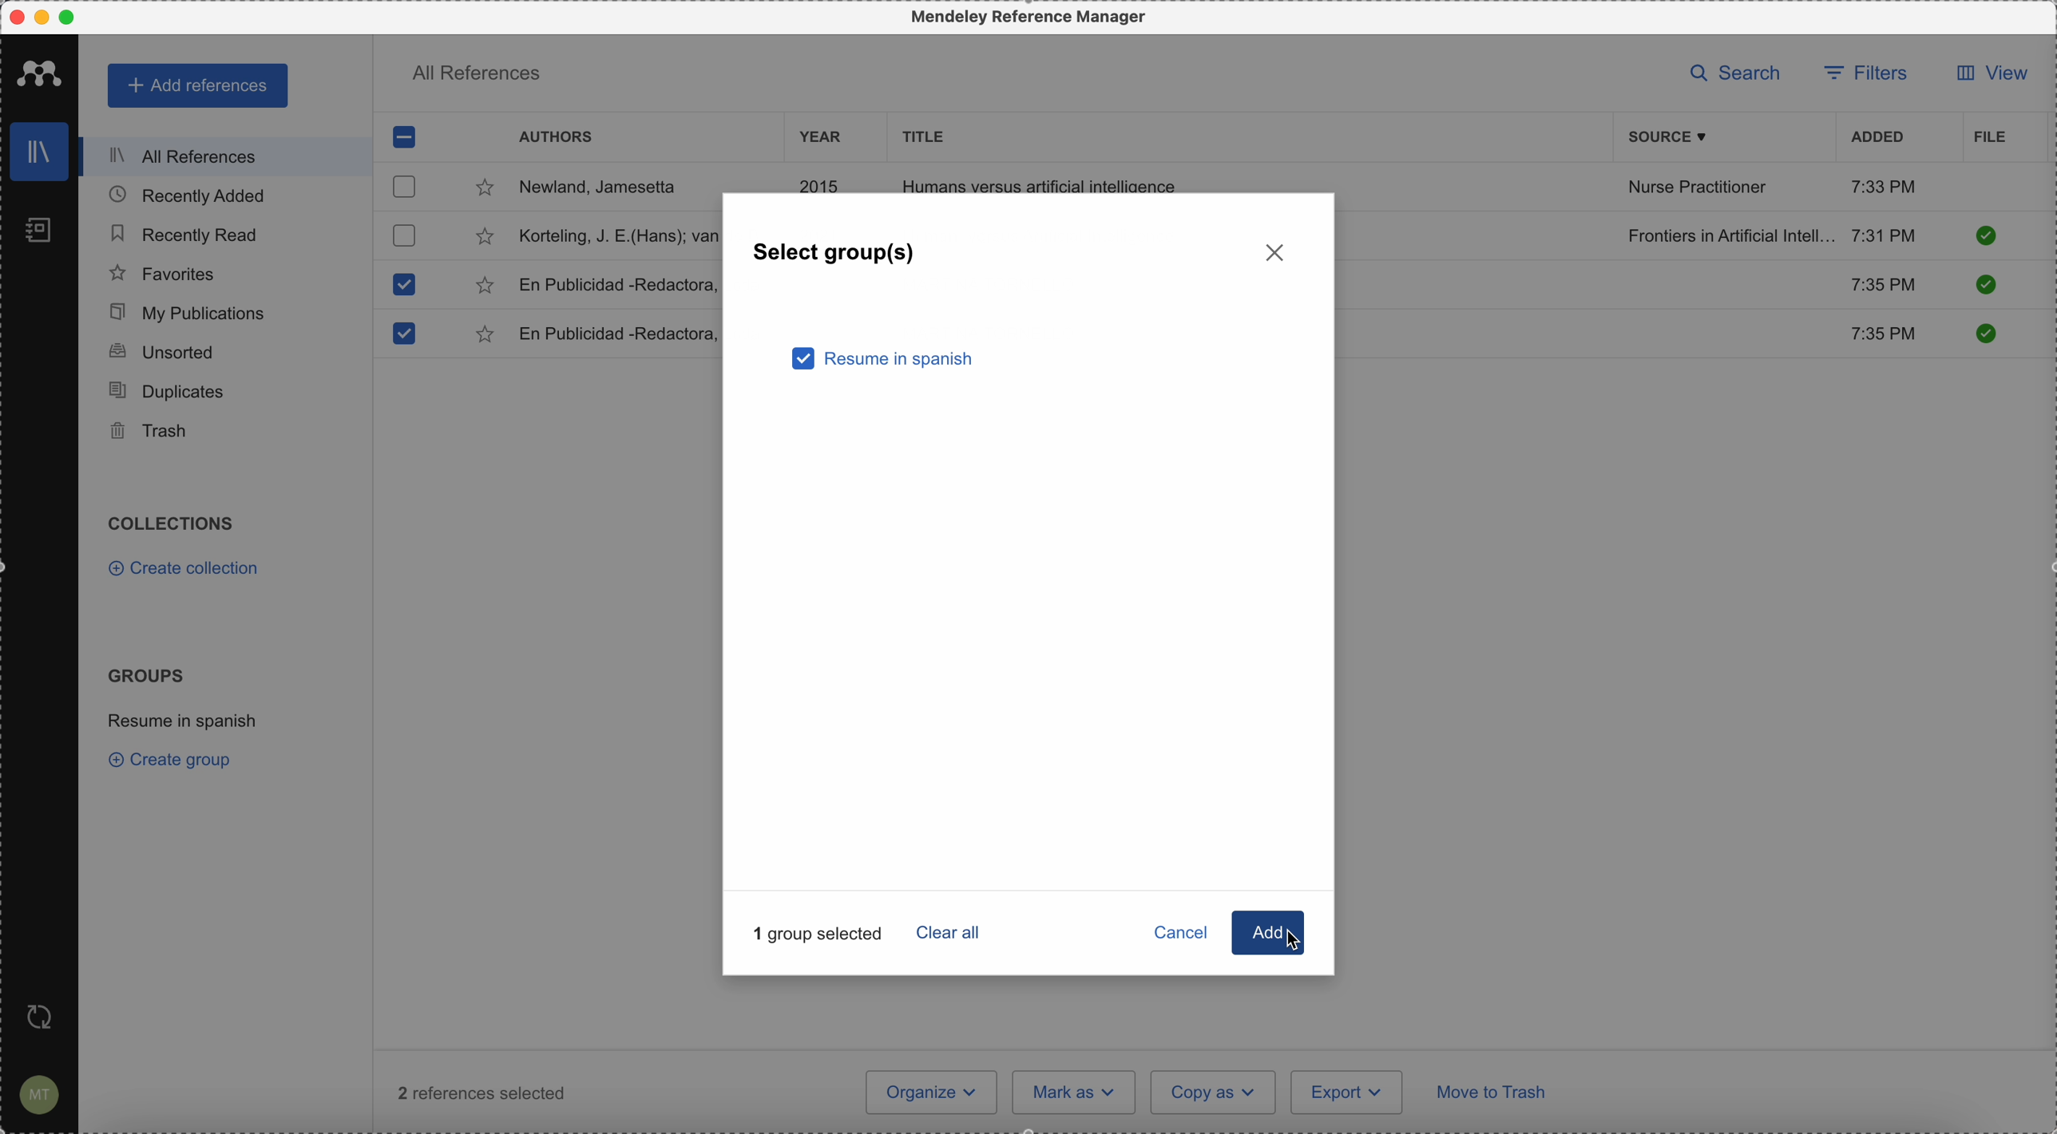 The width and height of the screenshot is (2057, 1134). What do you see at coordinates (485, 239) in the screenshot?
I see `favorite` at bounding box center [485, 239].